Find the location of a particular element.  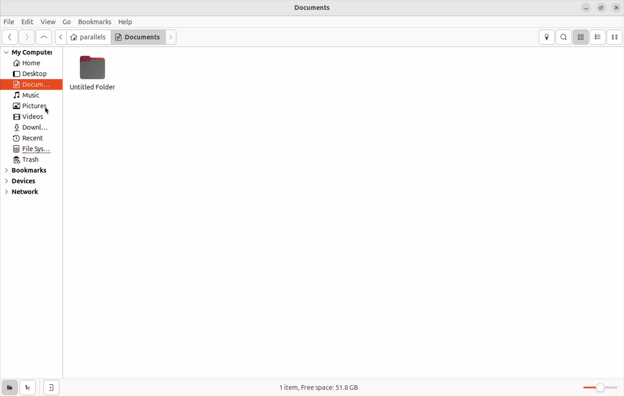

File is located at coordinates (10, 21).